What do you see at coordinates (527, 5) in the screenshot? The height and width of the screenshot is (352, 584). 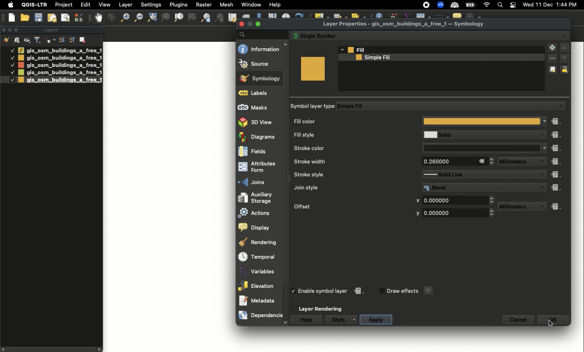 I see `wed` at bounding box center [527, 5].